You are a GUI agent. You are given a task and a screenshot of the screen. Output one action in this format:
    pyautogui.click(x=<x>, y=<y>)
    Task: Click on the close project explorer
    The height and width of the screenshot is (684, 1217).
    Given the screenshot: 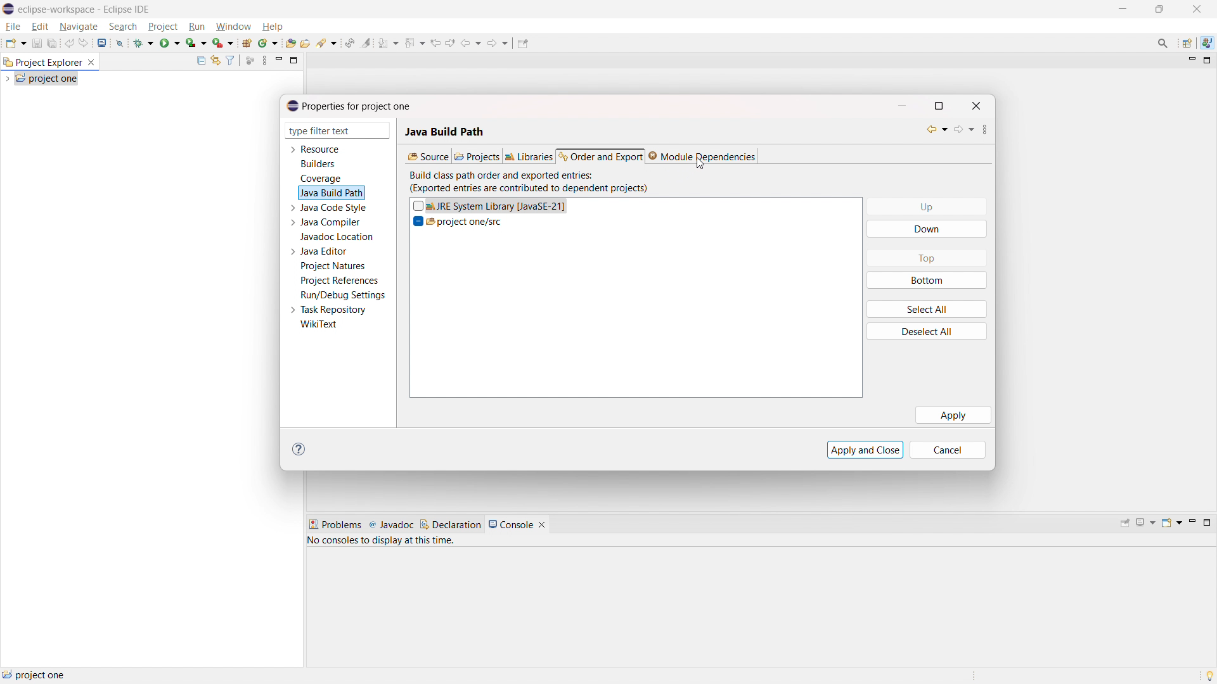 What is the action you would take?
    pyautogui.click(x=91, y=63)
    